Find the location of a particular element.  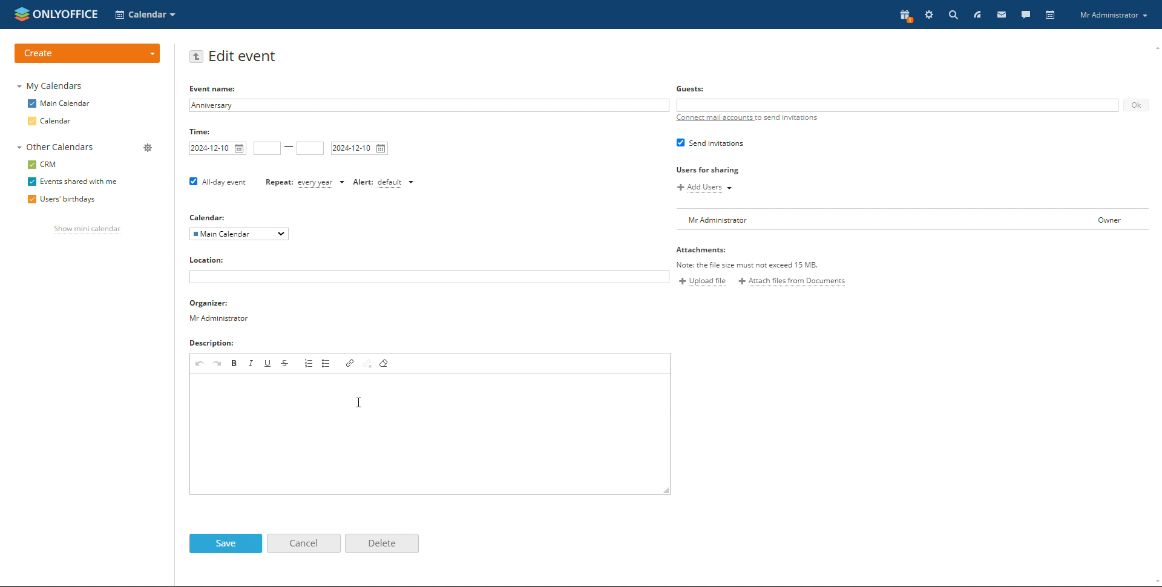

redo is located at coordinates (217, 362).